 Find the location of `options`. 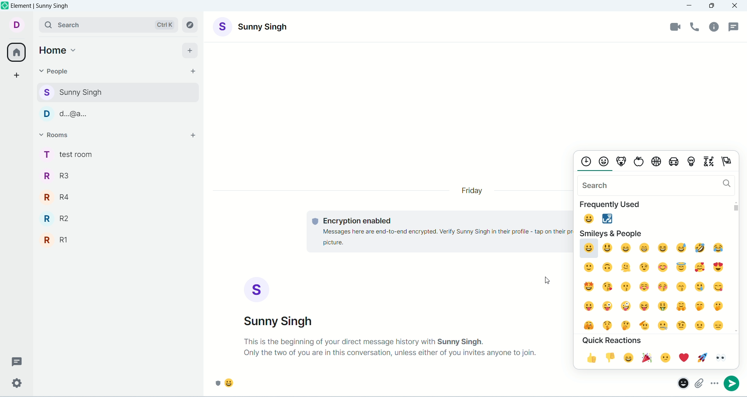

options is located at coordinates (714, 382).